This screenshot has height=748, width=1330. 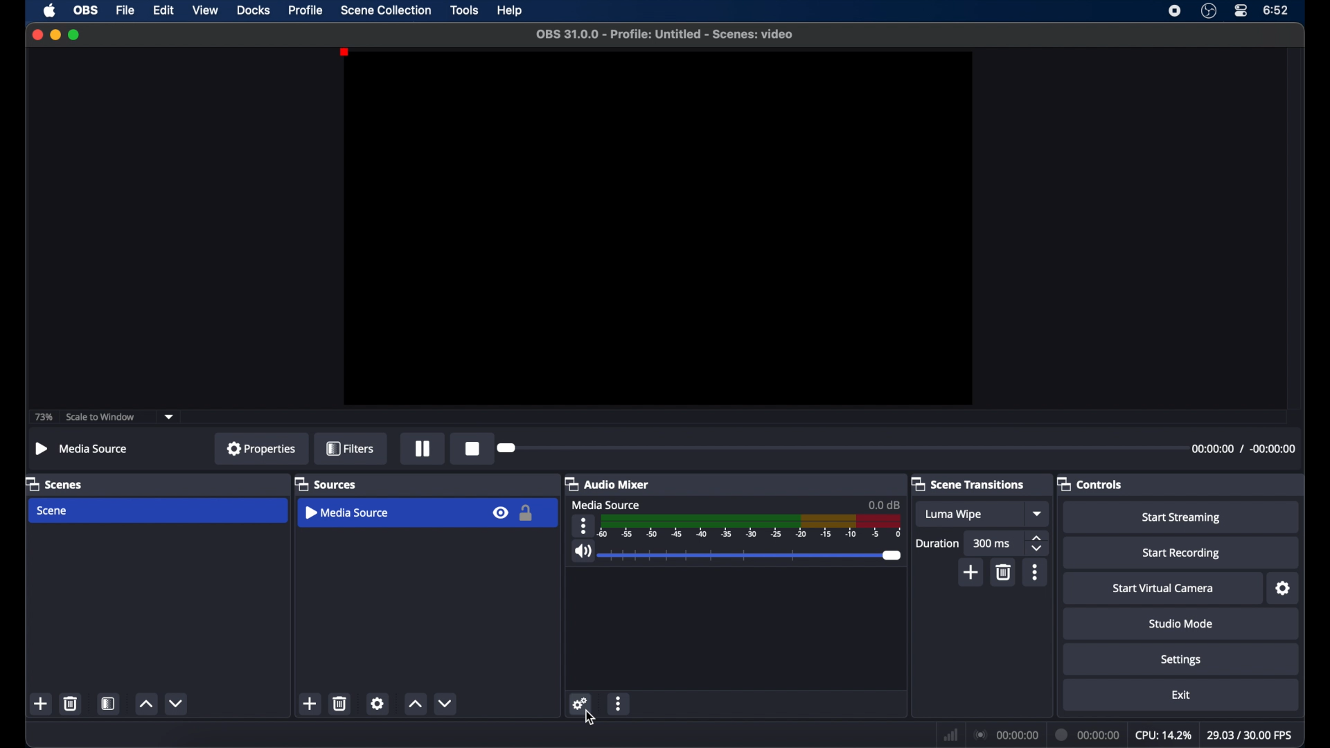 I want to click on timestamps, so click(x=1243, y=448).